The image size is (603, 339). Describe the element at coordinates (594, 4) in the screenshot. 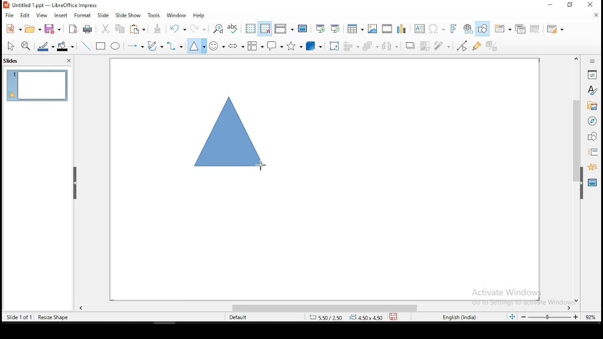

I see `close` at that location.